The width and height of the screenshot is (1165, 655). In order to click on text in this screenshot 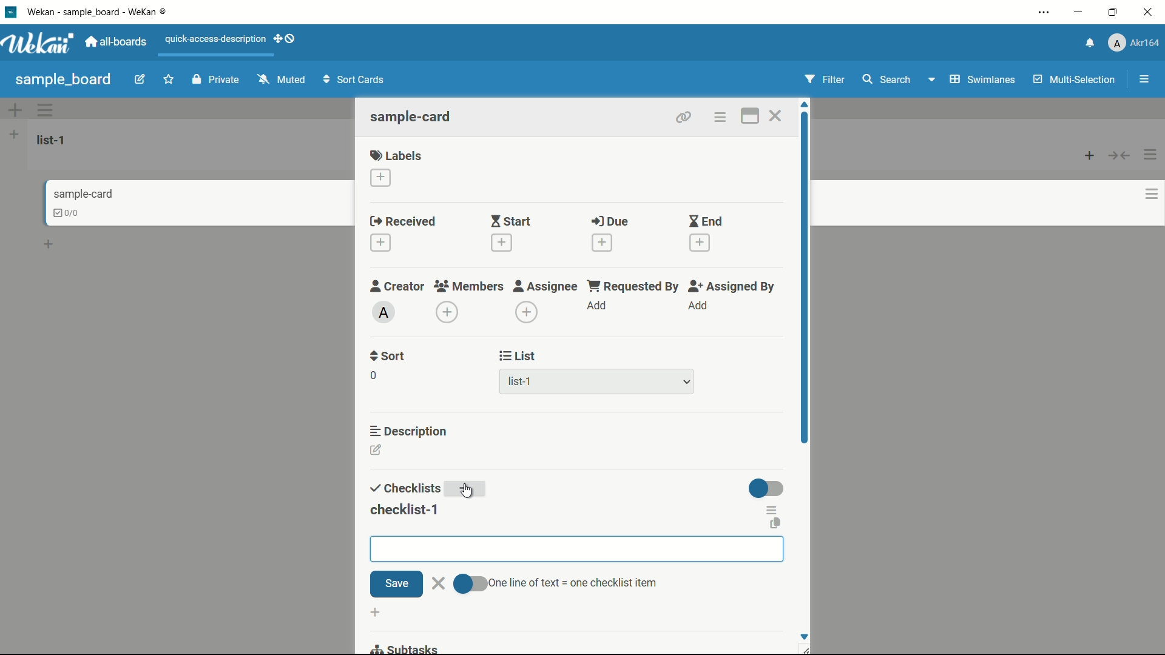, I will do `click(573, 583)`.